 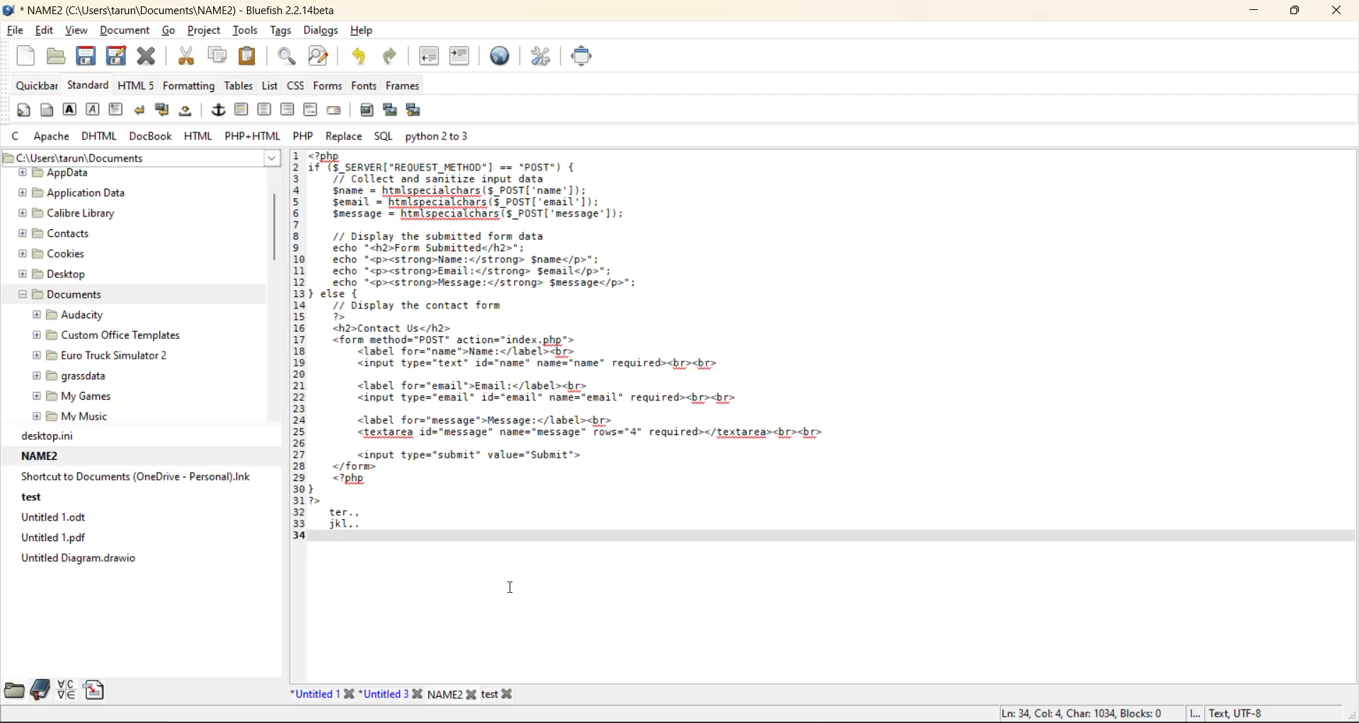 What do you see at coordinates (287, 109) in the screenshot?
I see `right justify` at bounding box center [287, 109].